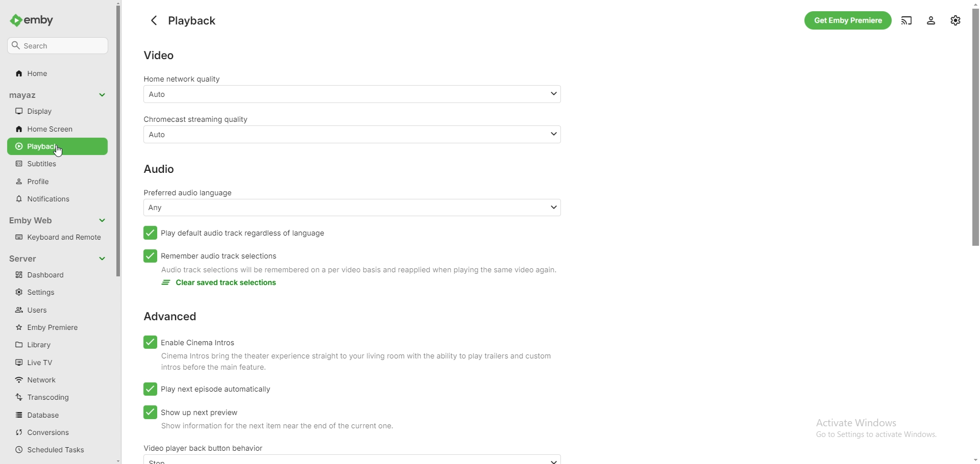 The height and width of the screenshot is (464, 980). I want to click on playback, so click(195, 21).